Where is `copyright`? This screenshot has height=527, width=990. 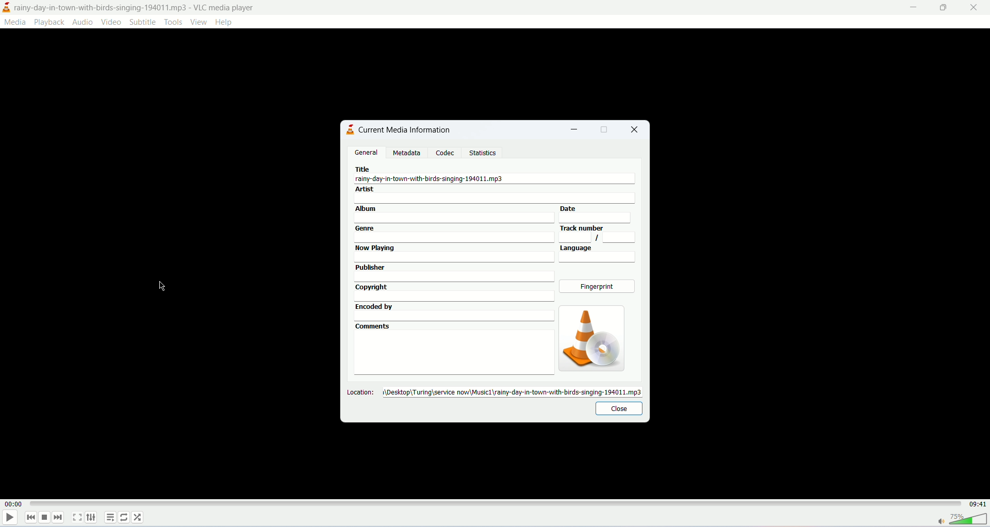 copyright is located at coordinates (457, 292).